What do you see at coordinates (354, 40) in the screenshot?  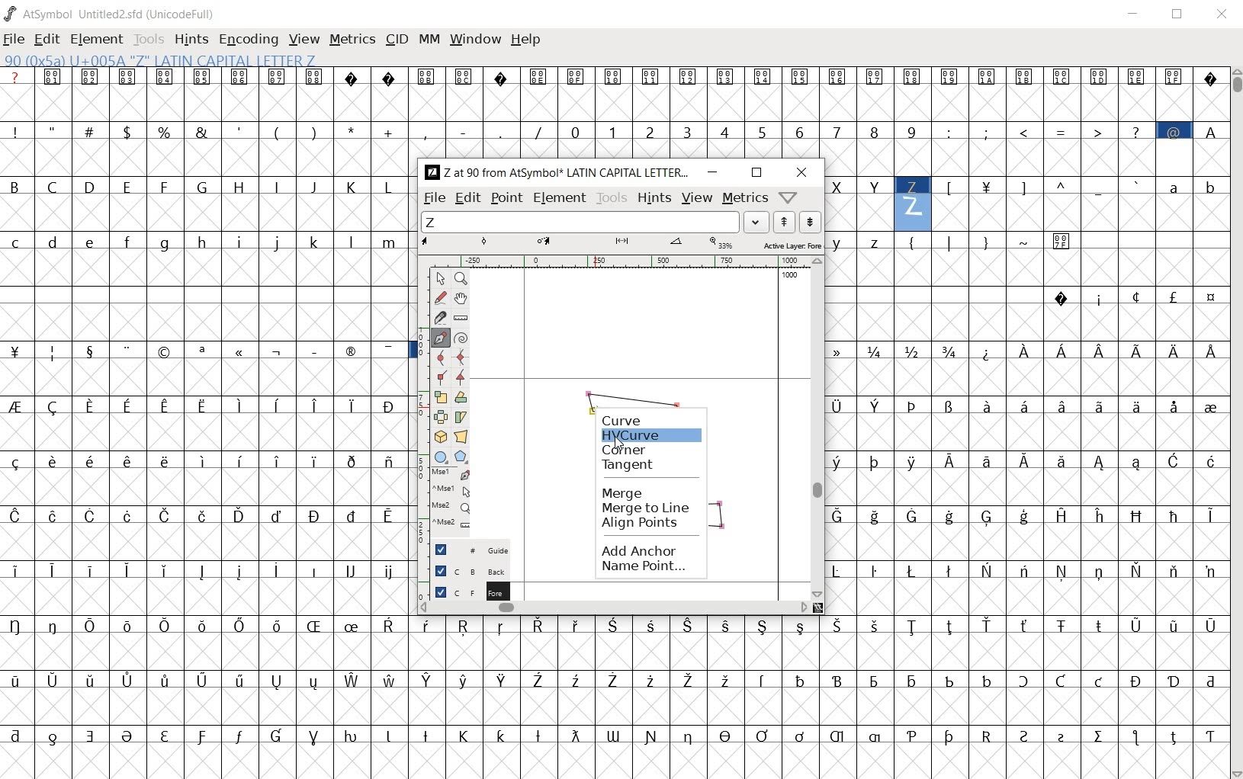 I see `metrics` at bounding box center [354, 40].